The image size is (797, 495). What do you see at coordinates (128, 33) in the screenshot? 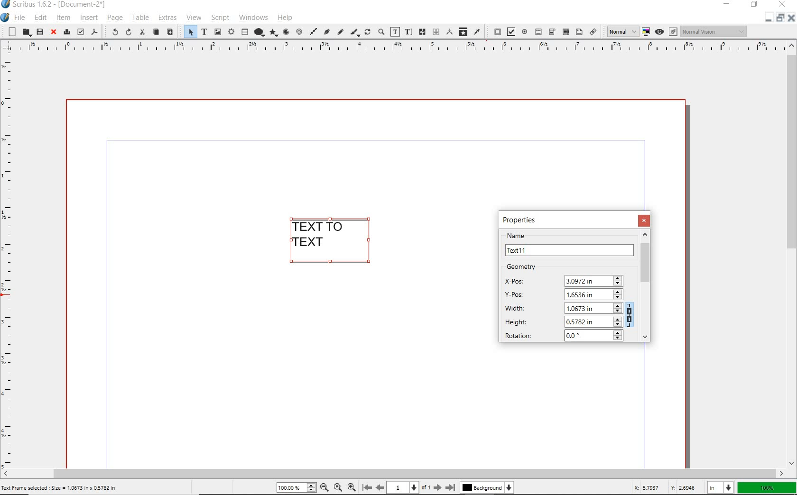
I see `redo` at bounding box center [128, 33].